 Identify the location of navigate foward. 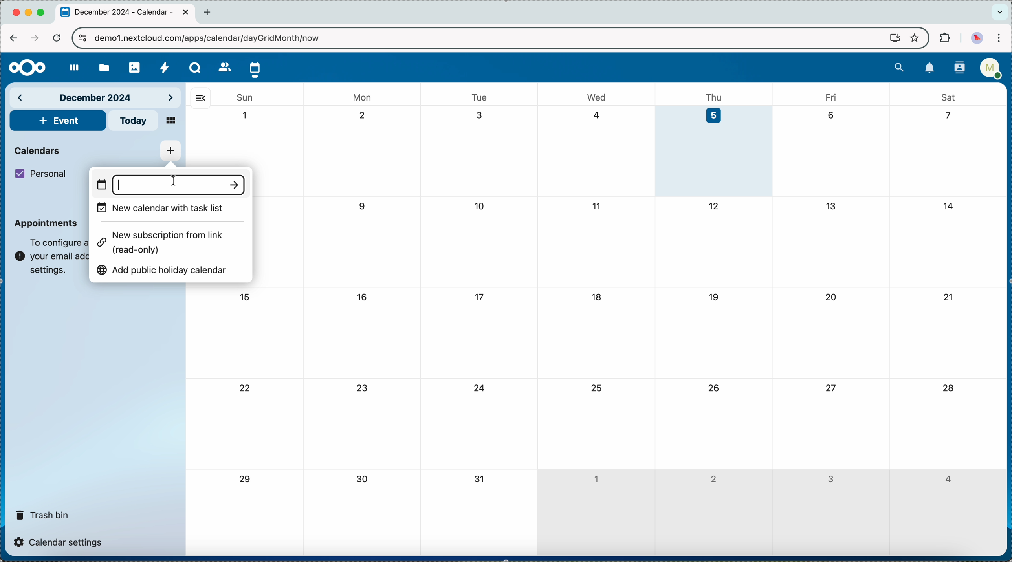
(33, 38).